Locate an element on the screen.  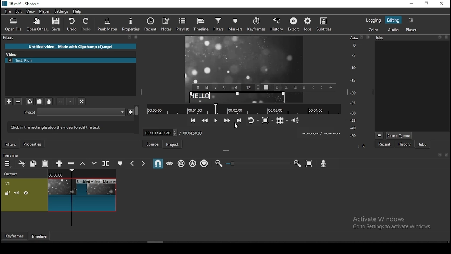
playlist is located at coordinates (183, 25).